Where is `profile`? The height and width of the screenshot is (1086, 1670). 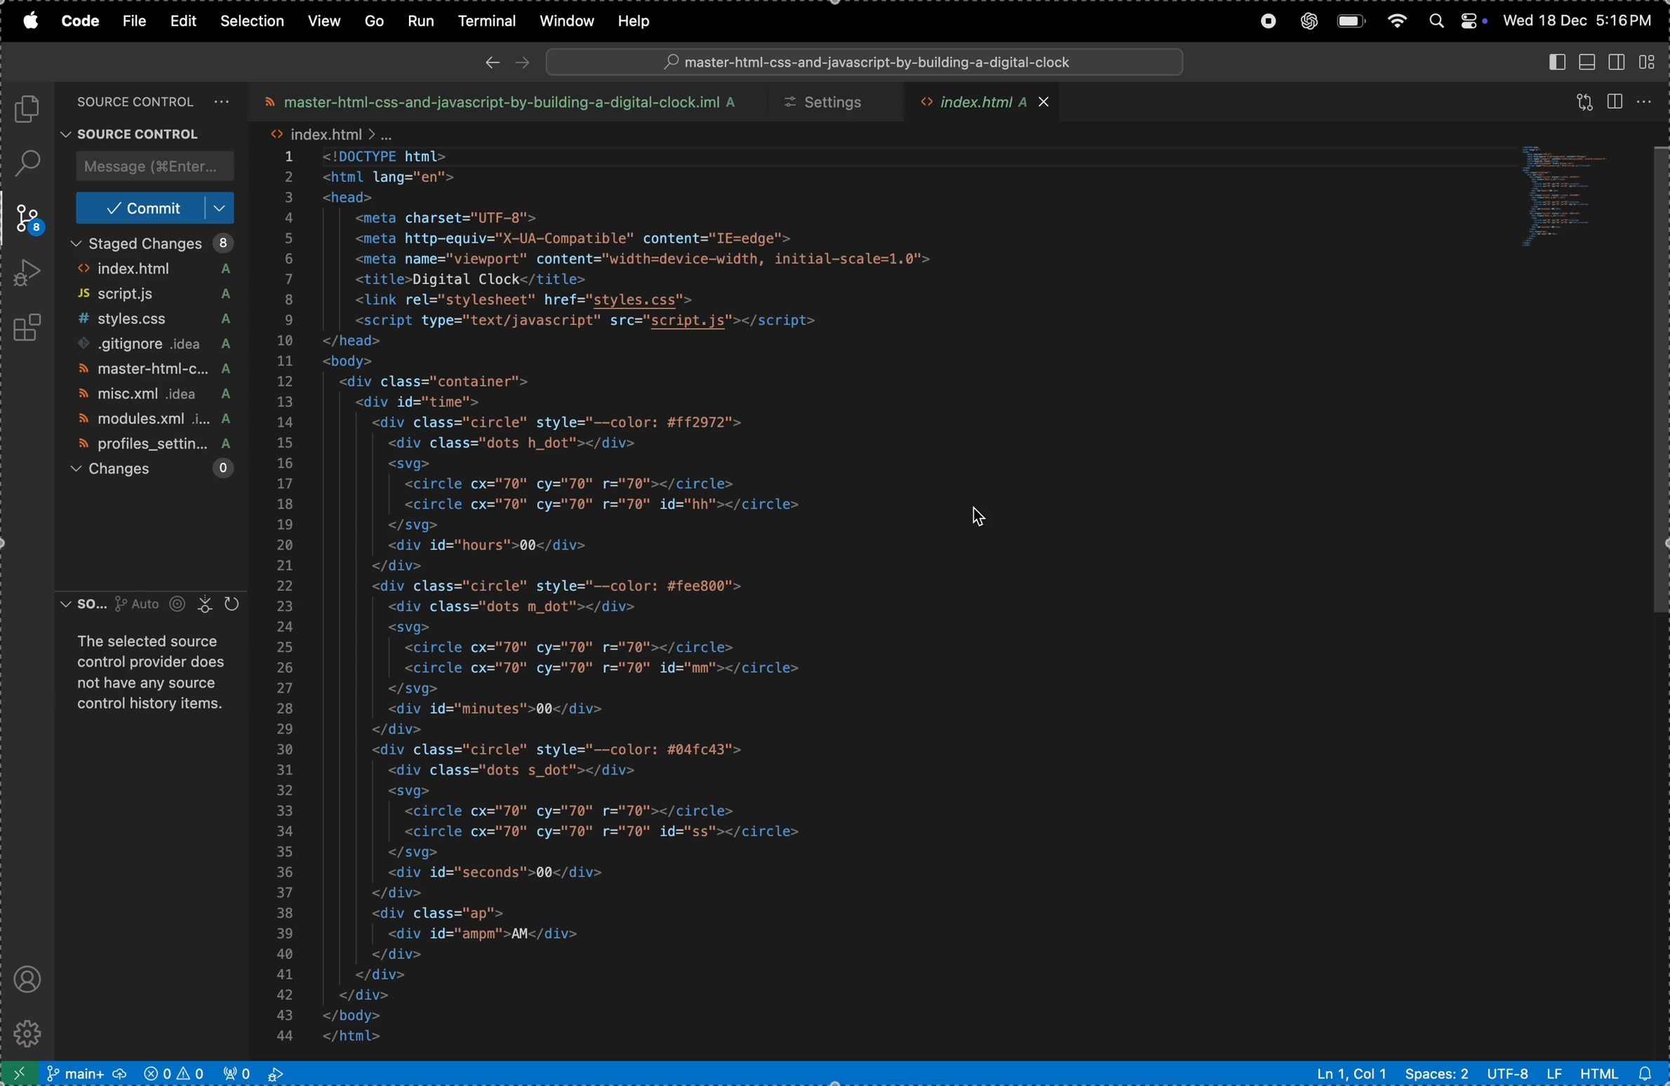
profile is located at coordinates (24, 977).